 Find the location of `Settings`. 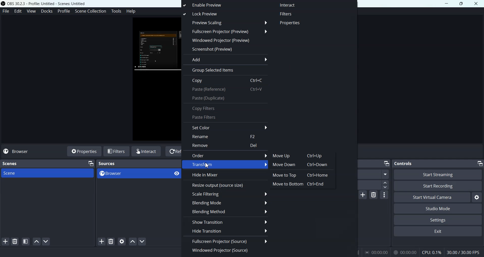

Settings is located at coordinates (438, 220).